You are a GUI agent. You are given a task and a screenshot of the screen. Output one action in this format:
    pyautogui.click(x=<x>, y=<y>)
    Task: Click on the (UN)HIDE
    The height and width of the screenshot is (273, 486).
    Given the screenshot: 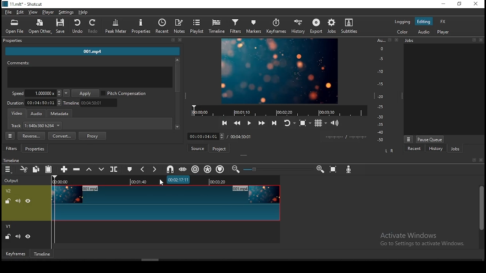 What is the action you would take?
    pyautogui.click(x=28, y=237)
    